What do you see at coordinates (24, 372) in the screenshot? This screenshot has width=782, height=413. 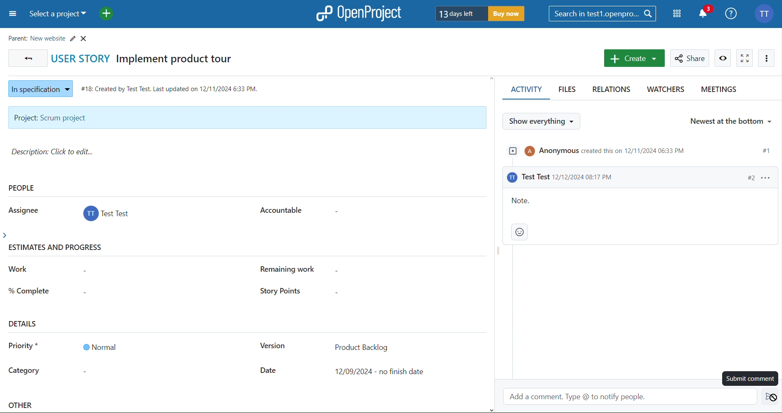 I see `Category` at bounding box center [24, 372].